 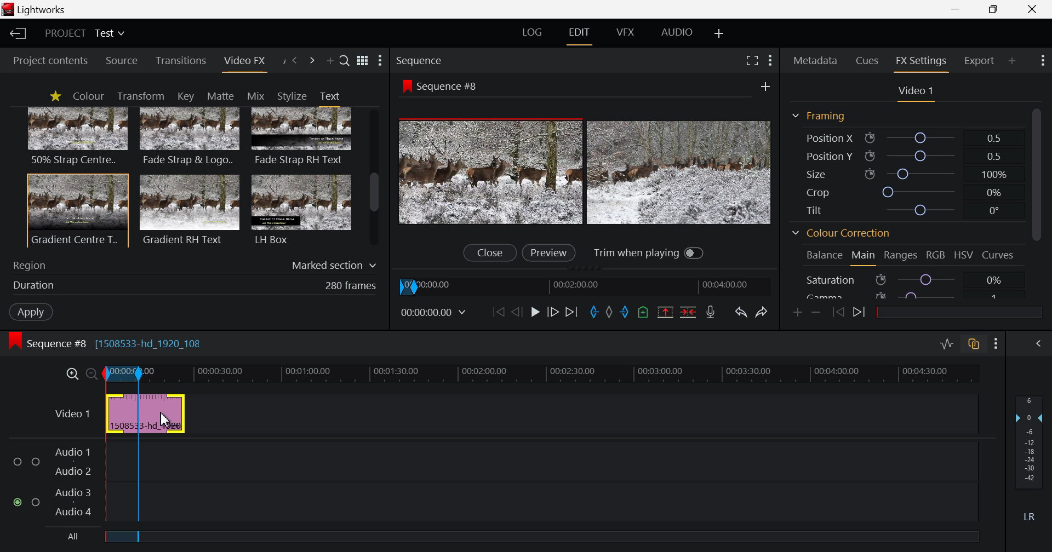 I want to click on Key, so click(x=185, y=96).